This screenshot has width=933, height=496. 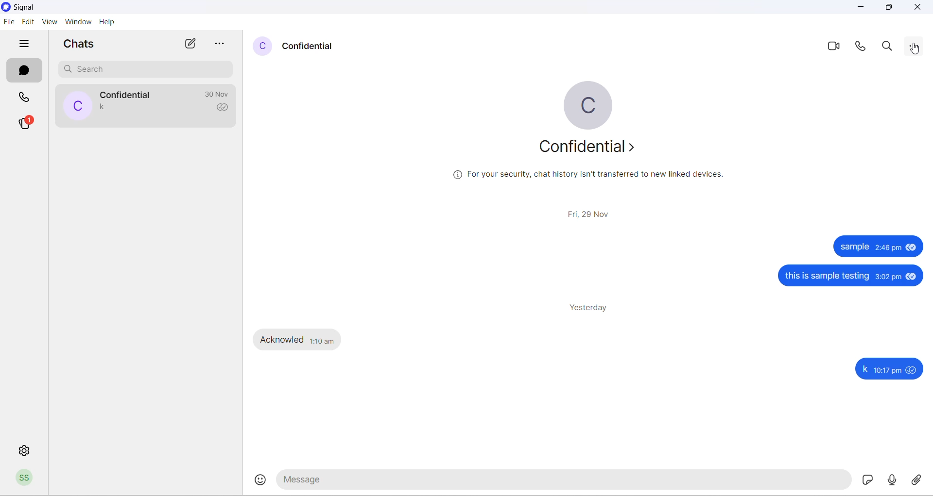 I want to click on more options, so click(x=222, y=41).